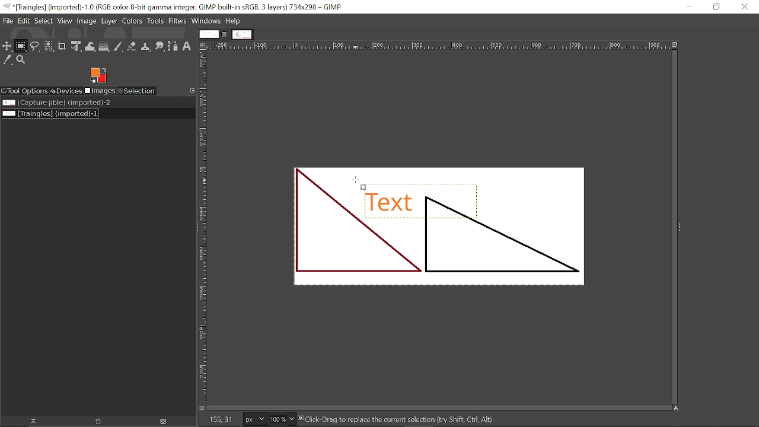 This screenshot has height=427, width=759. Describe the element at coordinates (155, 22) in the screenshot. I see `Tools` at that location.